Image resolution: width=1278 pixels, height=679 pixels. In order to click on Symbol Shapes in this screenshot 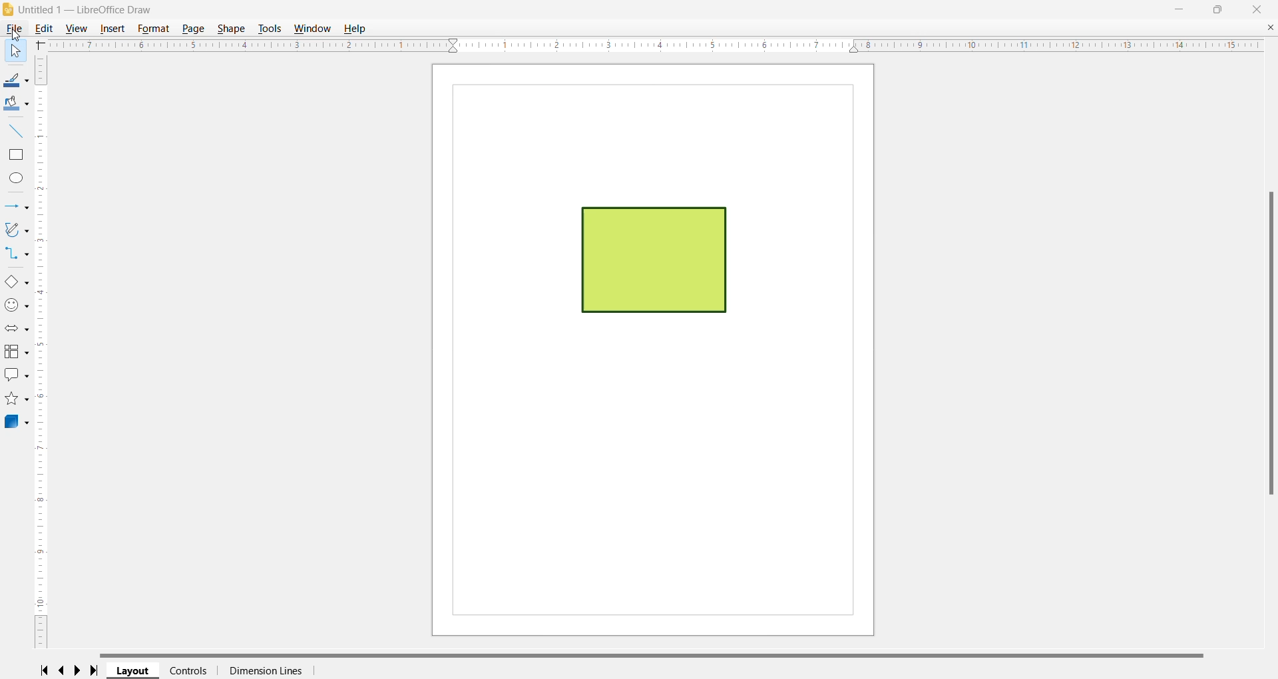, I will do `click(17, 306)`.